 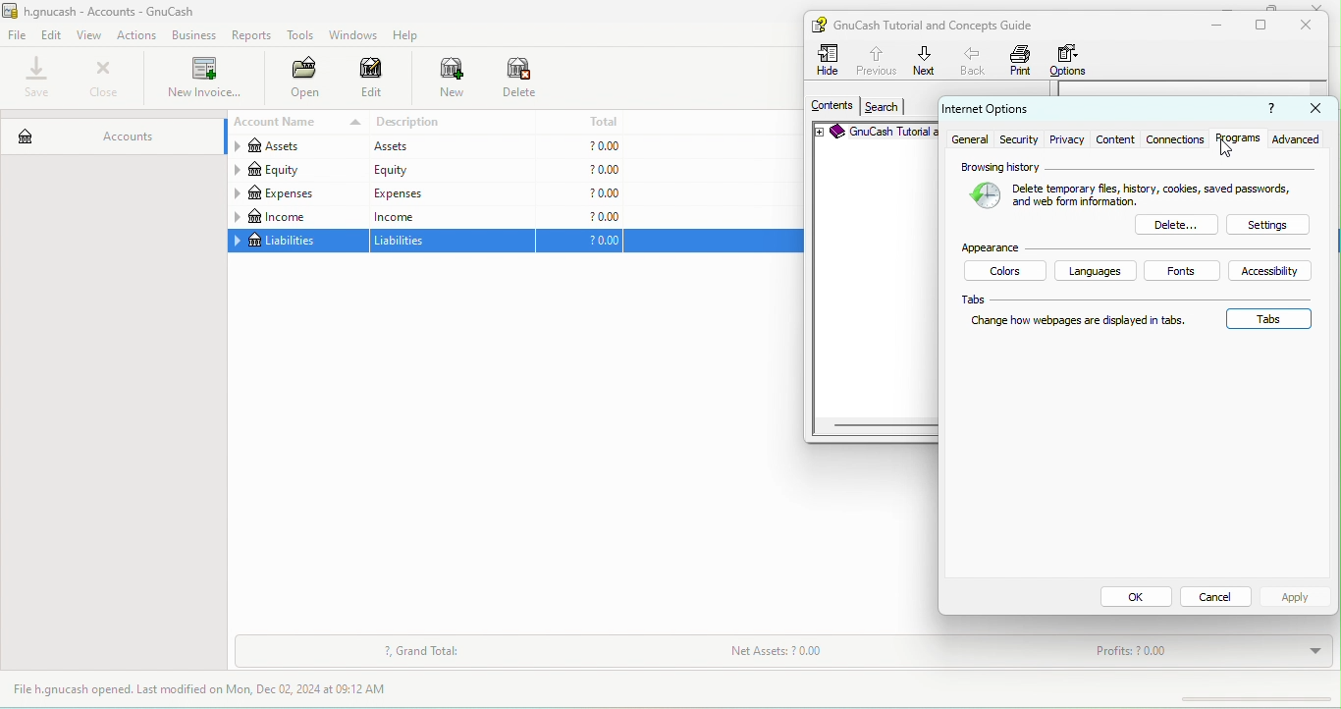 What do you see at coordinates (450, 170) in the screenshot?
I see `equity` at bounding box center [450, 170].